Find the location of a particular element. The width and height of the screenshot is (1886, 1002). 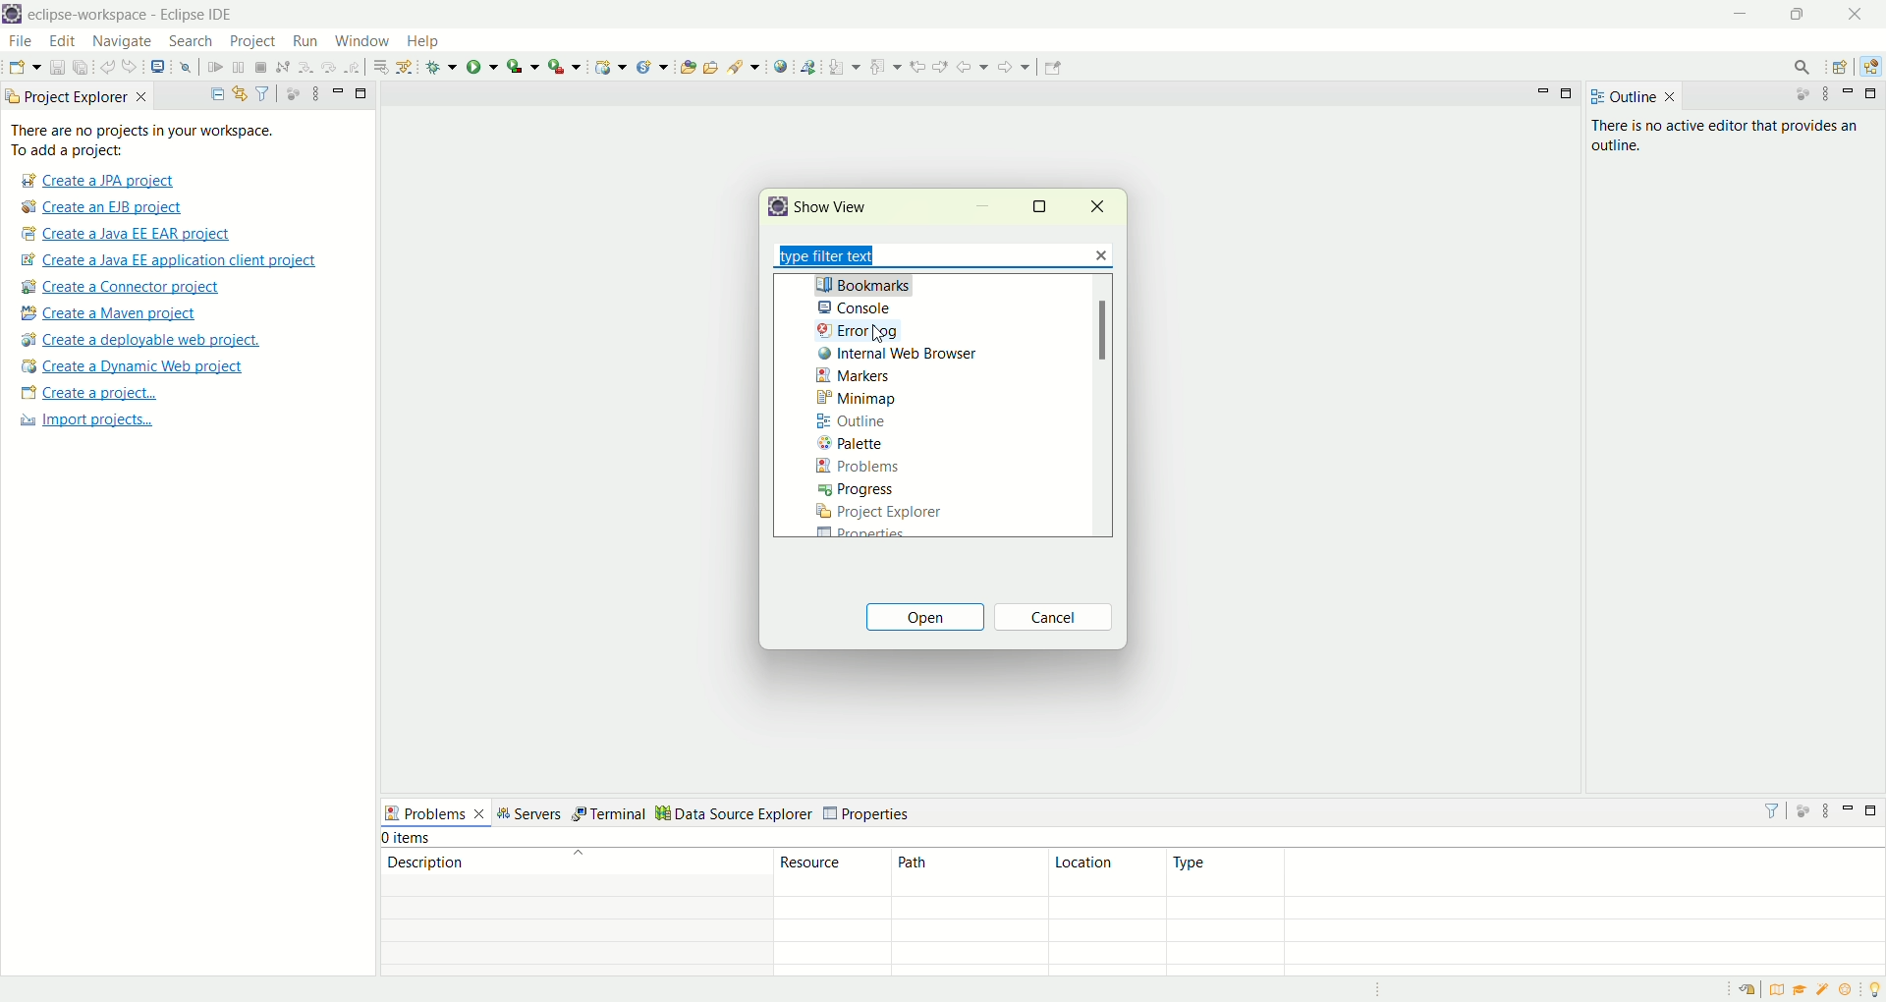

create a dynamic web project is located at coordinates (133, 367).